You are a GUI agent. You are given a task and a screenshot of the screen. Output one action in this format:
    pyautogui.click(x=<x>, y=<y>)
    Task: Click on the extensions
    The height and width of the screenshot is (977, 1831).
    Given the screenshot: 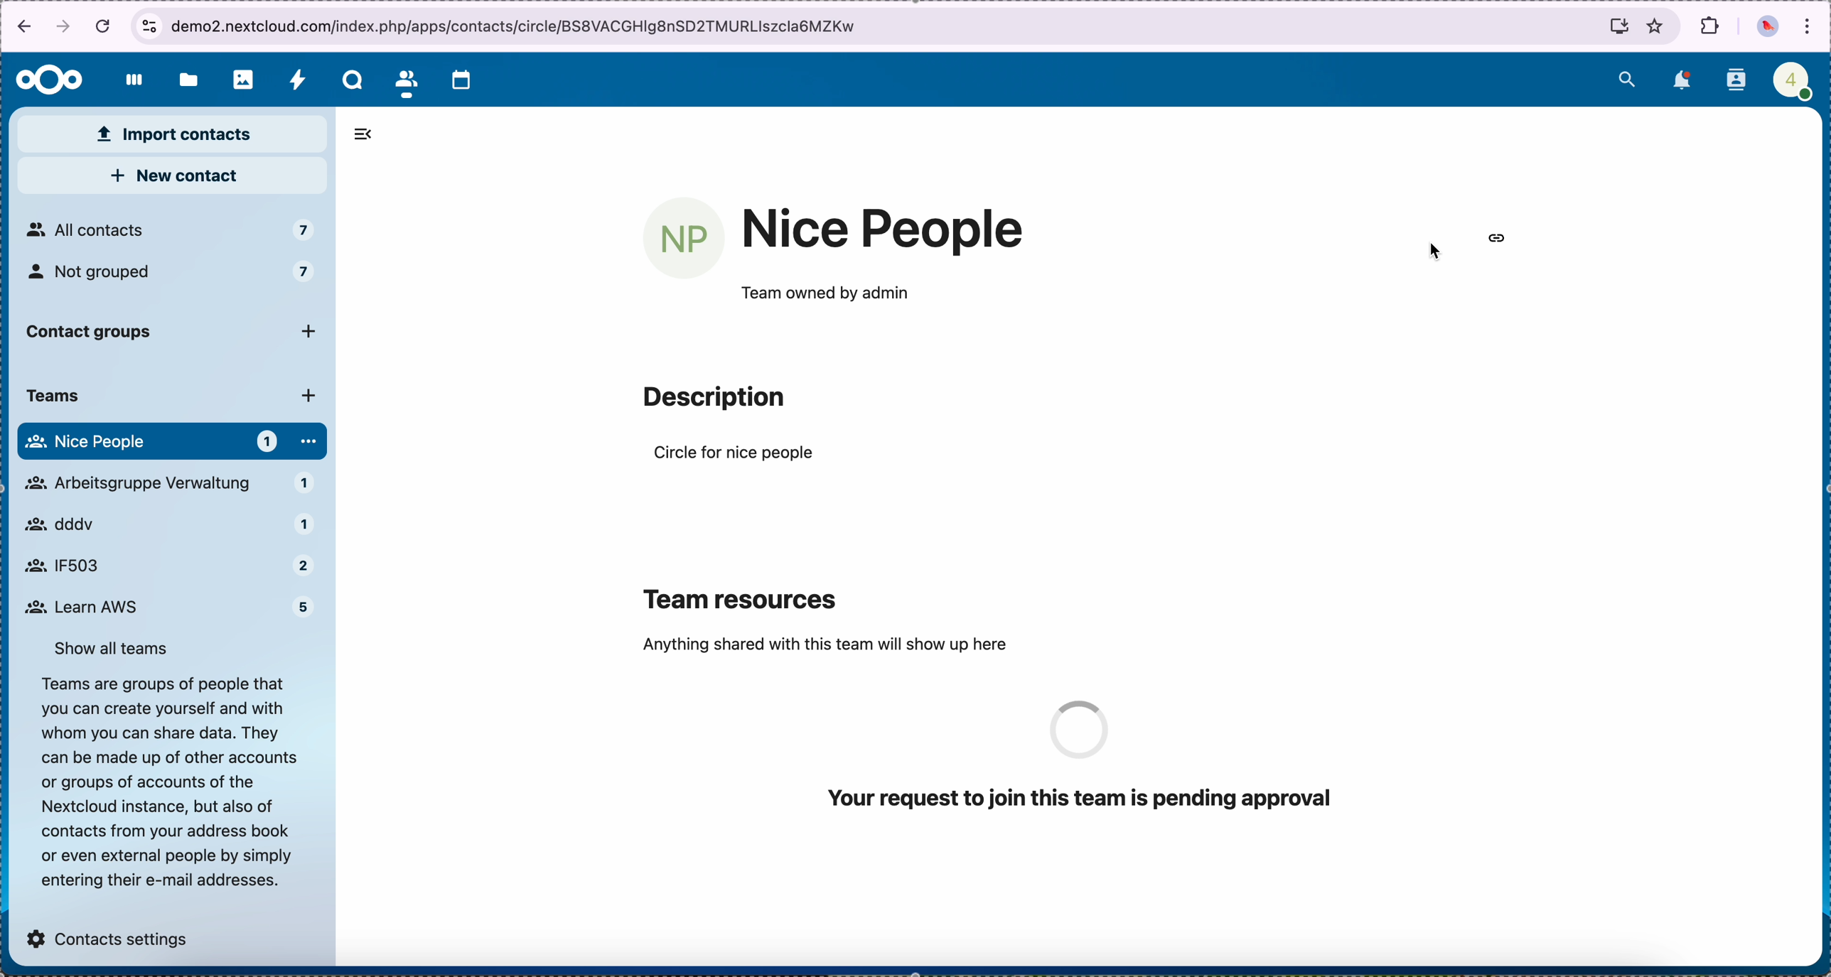 What is the action you would take?
    pyautogui.click(x=1709, y=28)
    